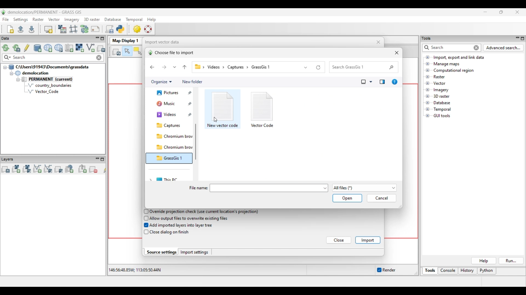  What do you see at coordinates (145, 225) in the screenshot?
I see `checkbox` at bounding box center [145, 225].